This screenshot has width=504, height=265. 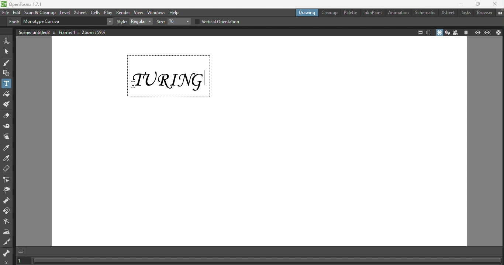 I want to click on Size, so click(x=161, y=21).